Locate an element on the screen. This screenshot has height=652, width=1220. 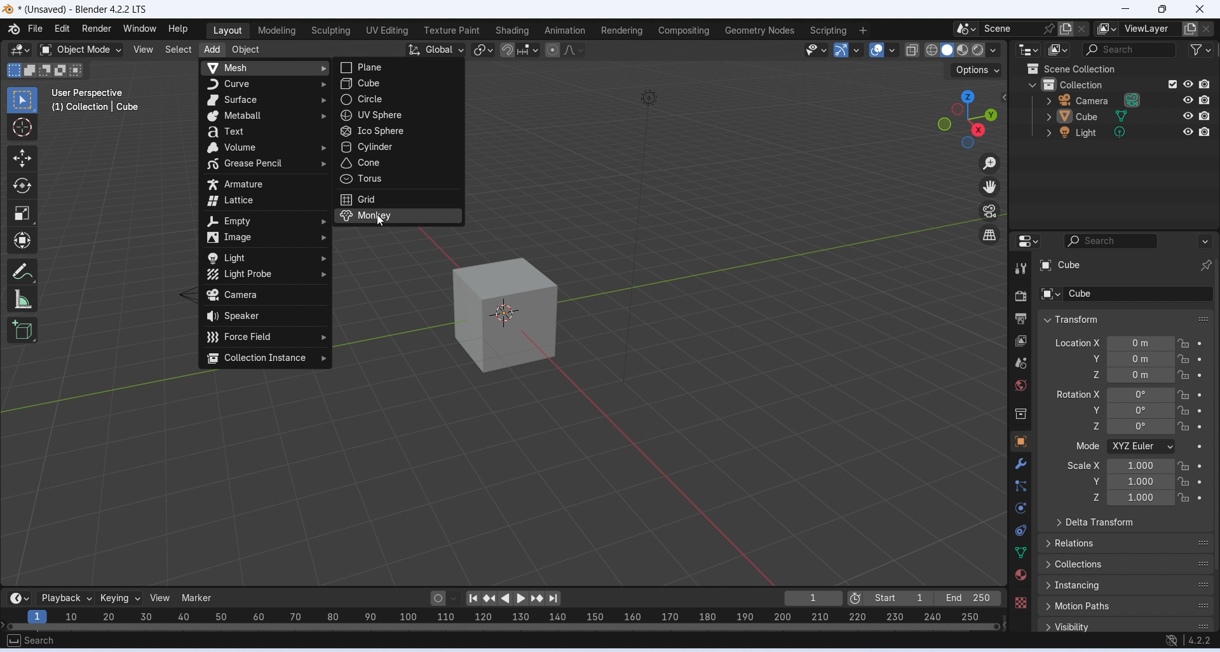
filter is located at coordinates (1200, 49).